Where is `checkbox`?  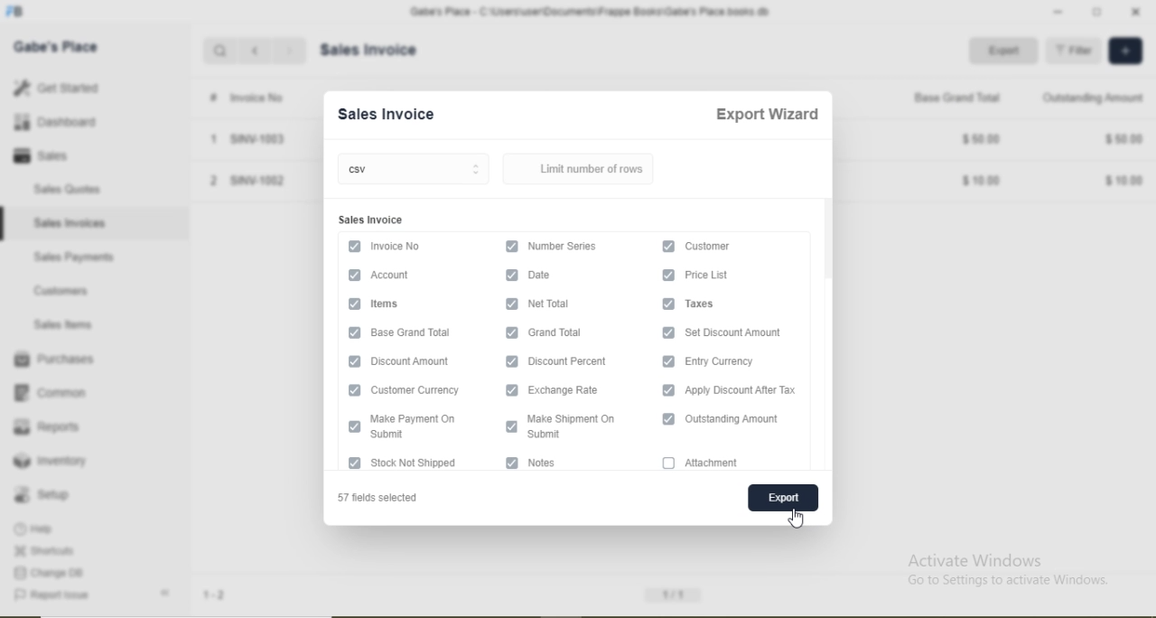
checkbox is located at coordinates (351, 275).